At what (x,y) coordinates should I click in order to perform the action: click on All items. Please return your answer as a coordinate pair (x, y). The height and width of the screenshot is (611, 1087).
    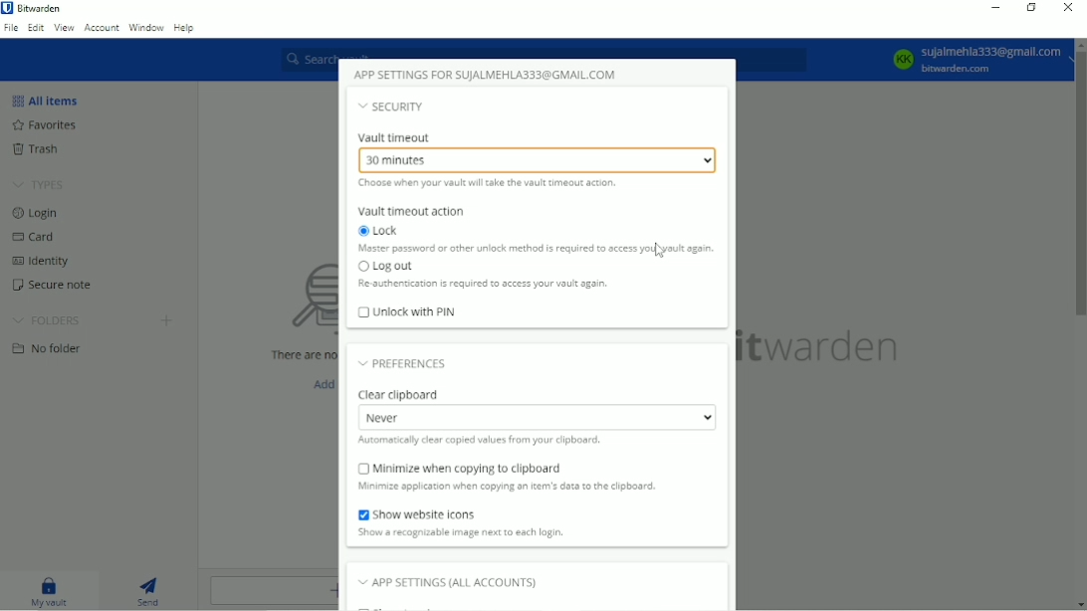
    Looking at the image, I should click on (47, 100).